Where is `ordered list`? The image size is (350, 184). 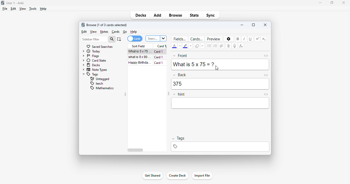
ordered list is located at coordinates (215, 46).